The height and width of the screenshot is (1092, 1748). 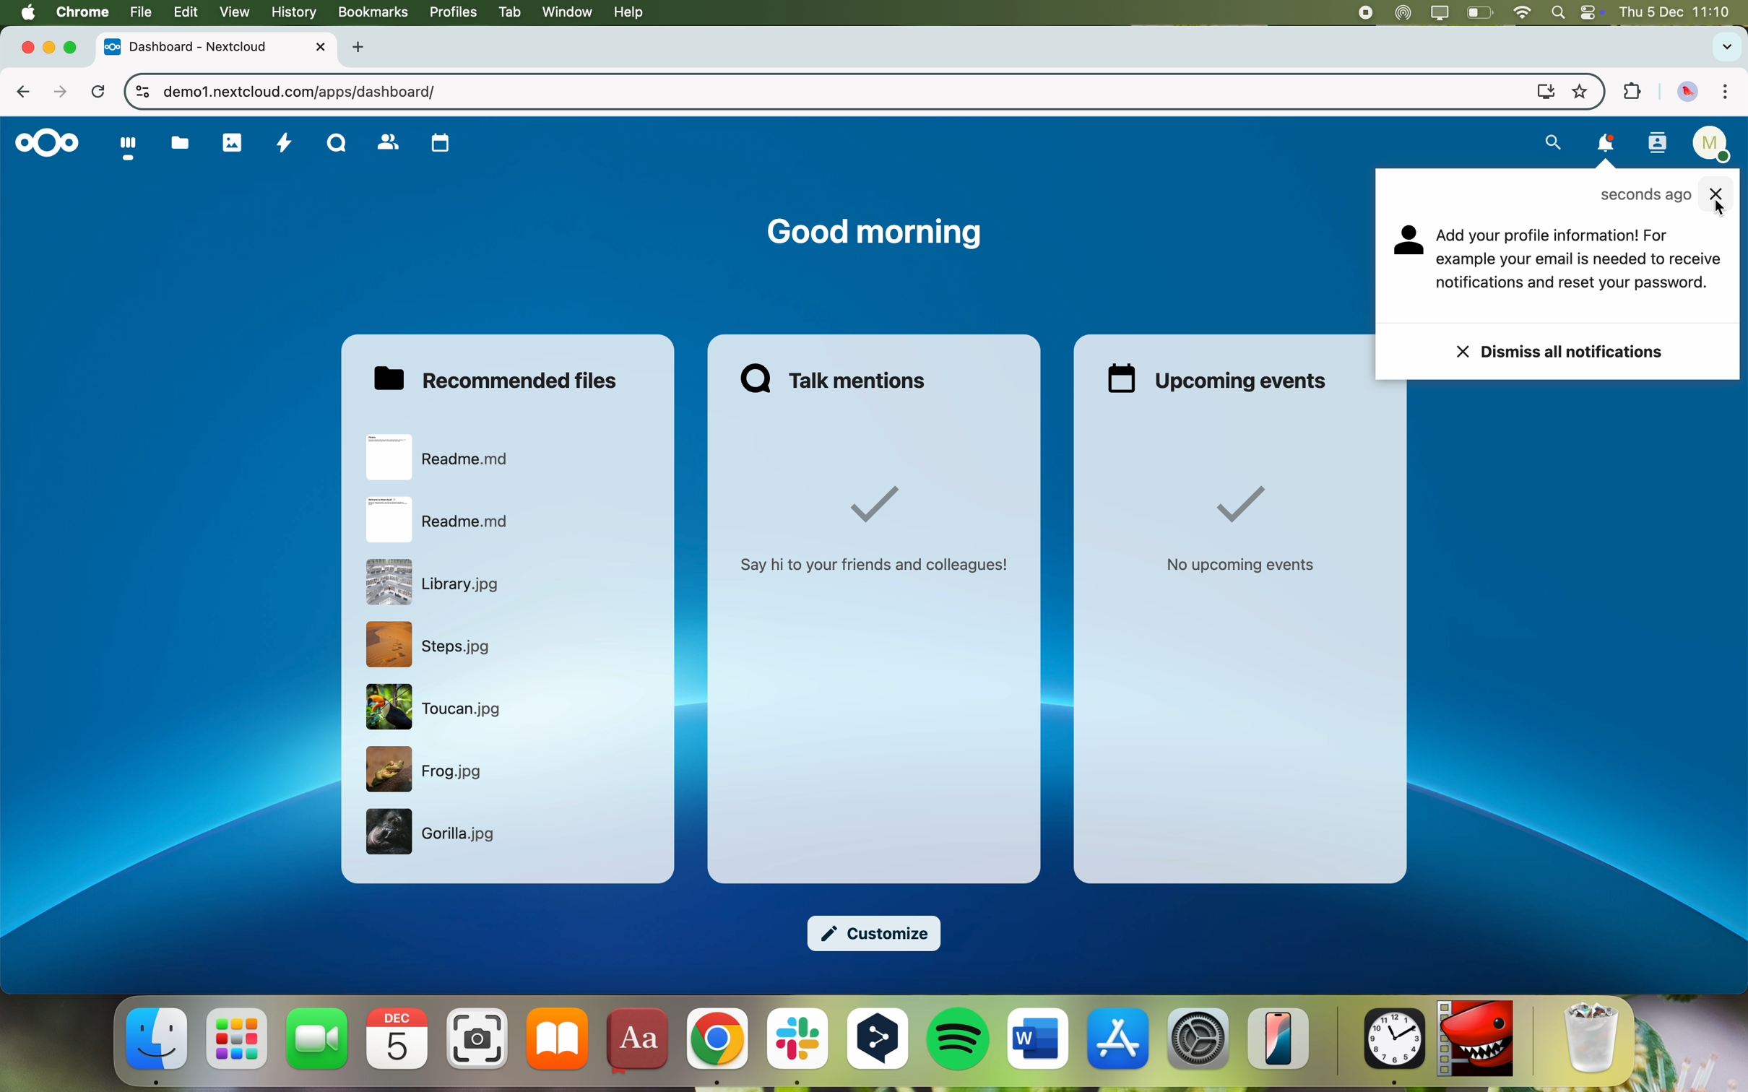 I want to click on Talk, so click(x=337, y=142).